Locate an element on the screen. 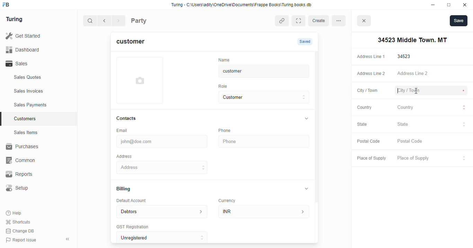  minimise is located at coordinates (433, 5).